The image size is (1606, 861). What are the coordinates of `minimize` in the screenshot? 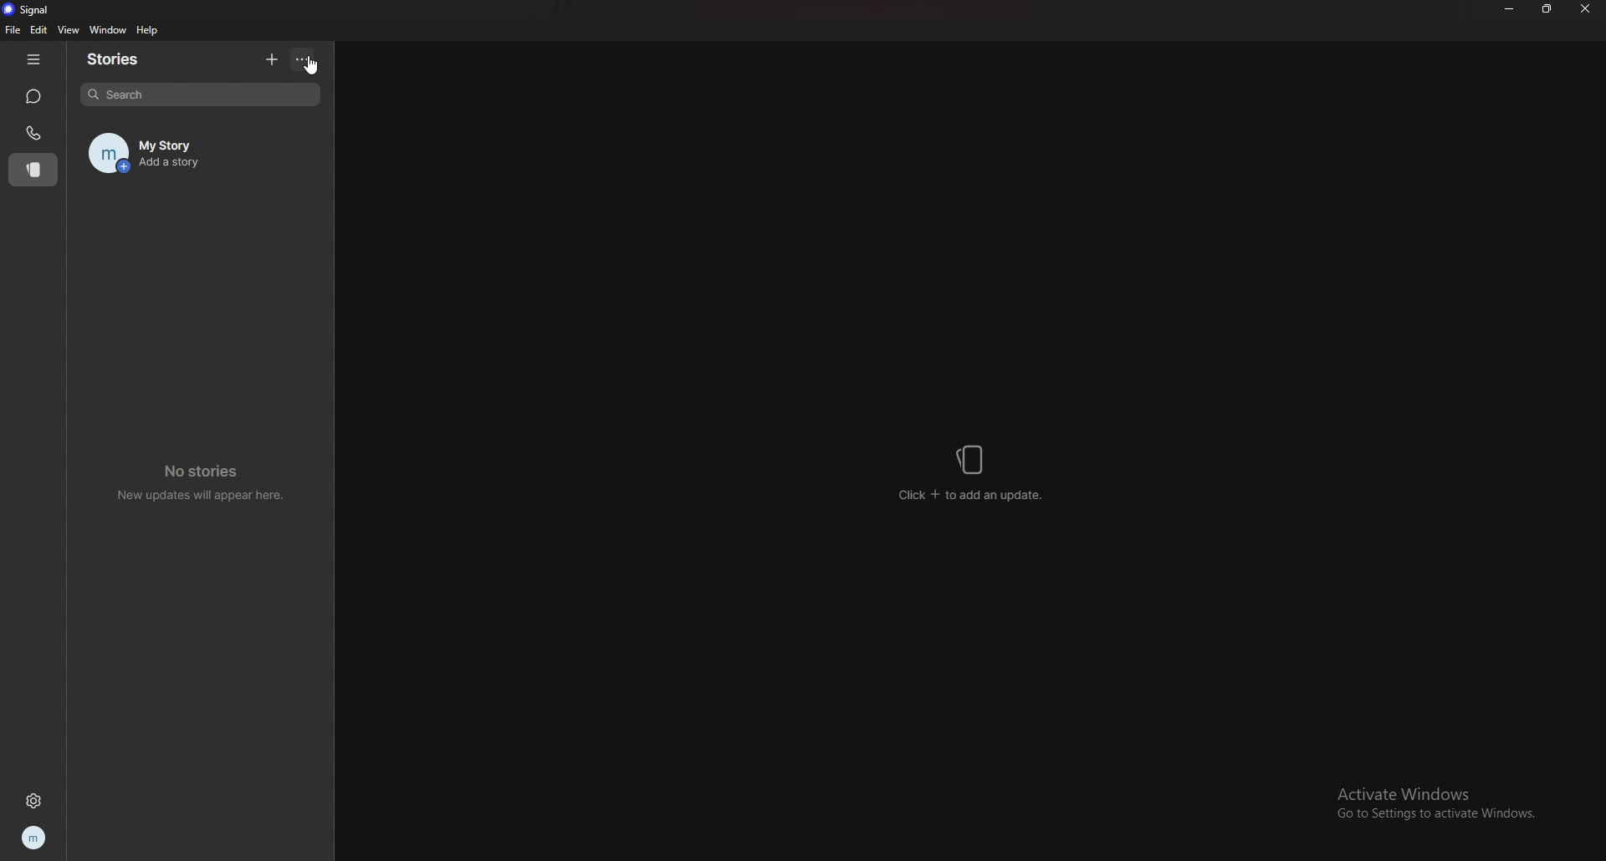 It's located at (1510, 9).